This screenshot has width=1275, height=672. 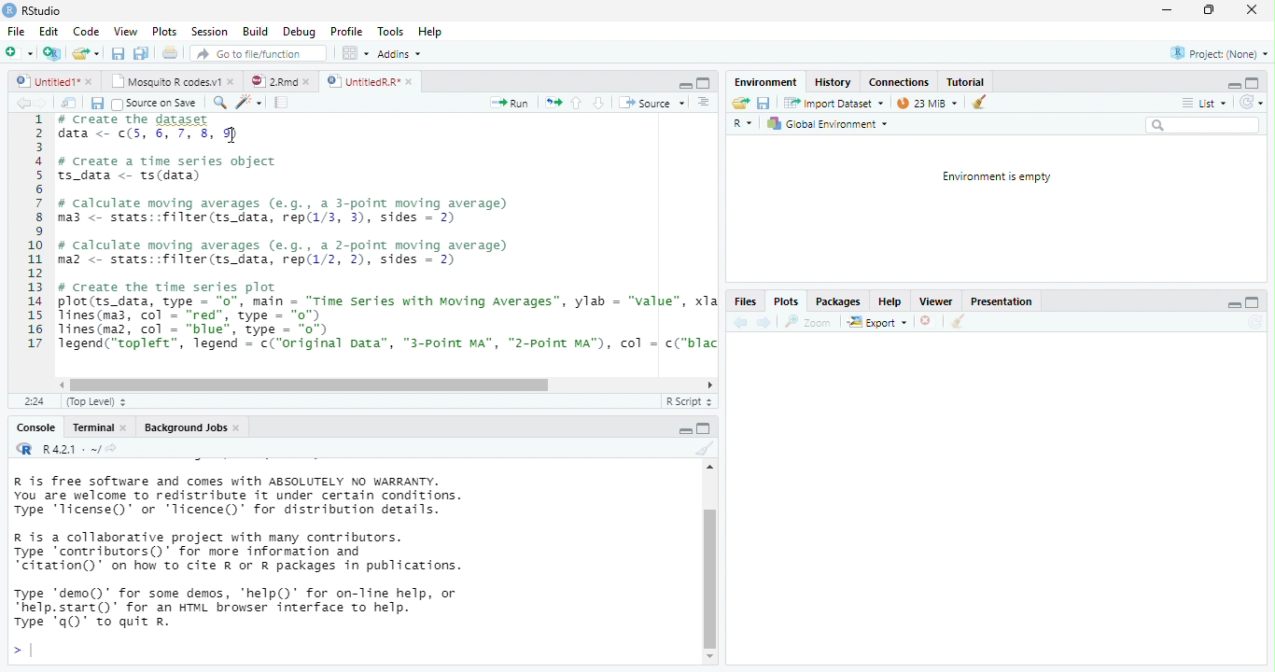 What do you see at coordinates (827, 124) in the screenshot?
I see `Global Environment` at bounding box center [827, 124].